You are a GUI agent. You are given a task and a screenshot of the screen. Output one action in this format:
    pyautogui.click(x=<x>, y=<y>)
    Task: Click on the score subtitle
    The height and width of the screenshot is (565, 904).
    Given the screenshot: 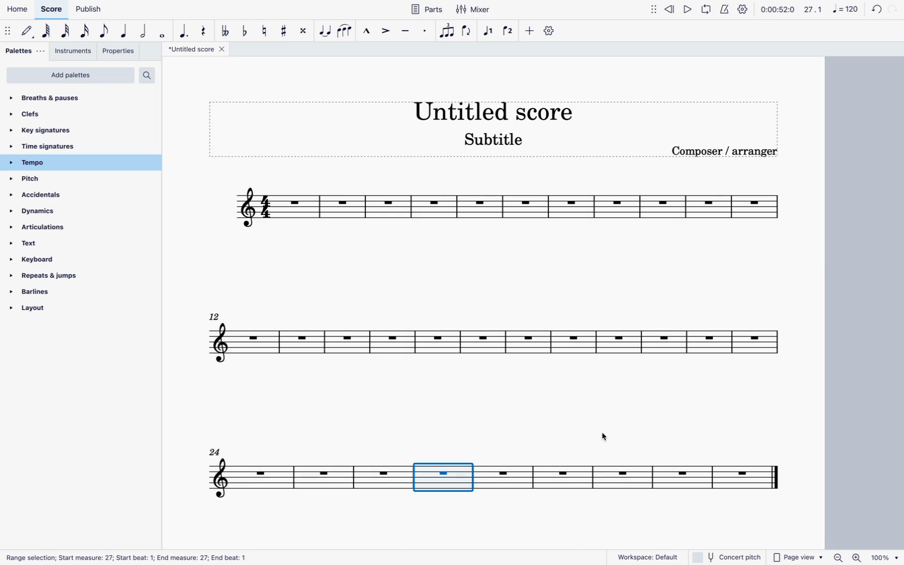 What is the action you would take?
    pyautogui.click(x=491, y=143)
    